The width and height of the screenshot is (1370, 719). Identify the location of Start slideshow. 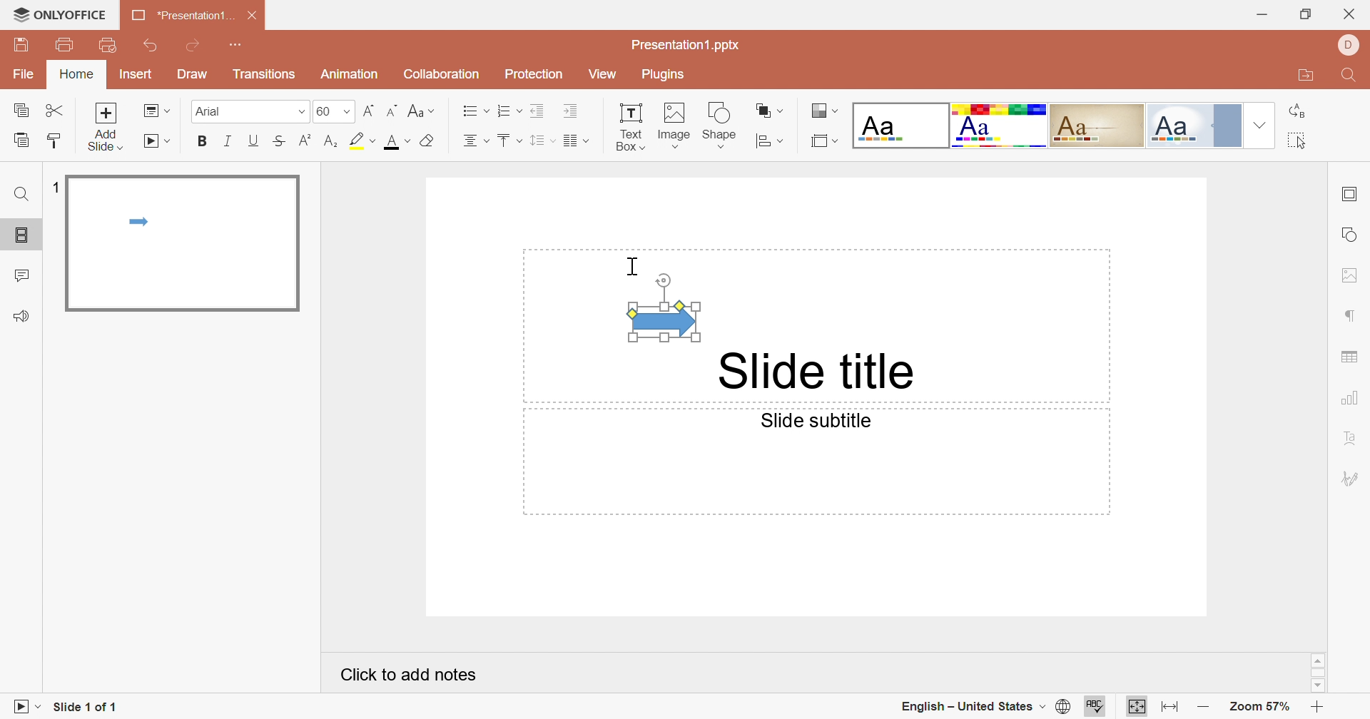
(21, 708).